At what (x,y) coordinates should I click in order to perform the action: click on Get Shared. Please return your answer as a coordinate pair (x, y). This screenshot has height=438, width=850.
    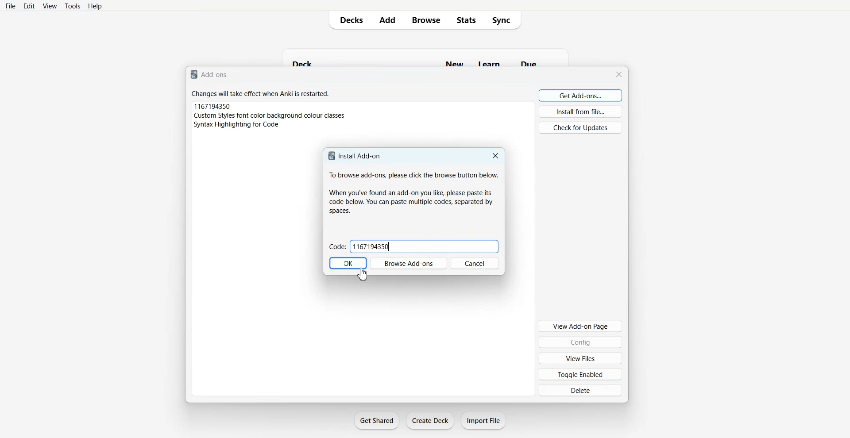
    Looking at the image, I should click on (377, 420).